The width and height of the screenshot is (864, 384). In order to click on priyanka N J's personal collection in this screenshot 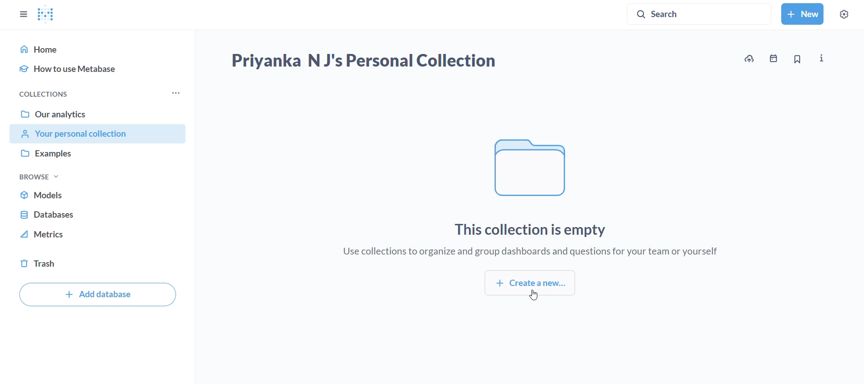, I will do `click(363, 62)`.